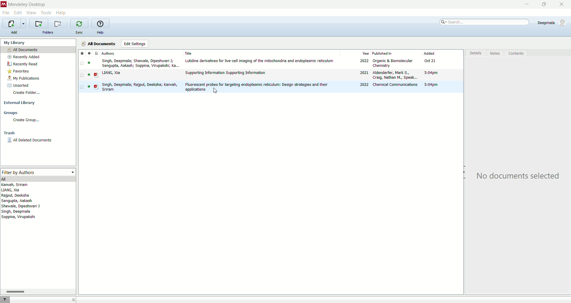  Describe the element at coordinates (81, 76) in the screenshot. I see `favorite` at that location.